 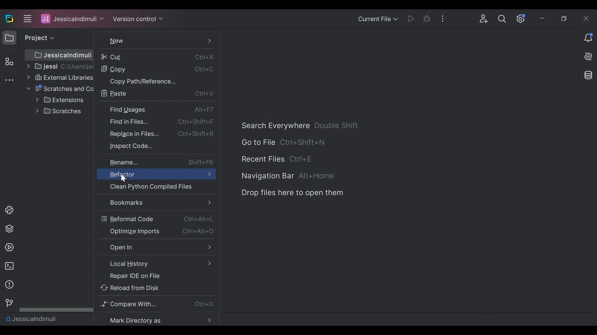 I want to click on Extensions, so click(x=60, y=100).